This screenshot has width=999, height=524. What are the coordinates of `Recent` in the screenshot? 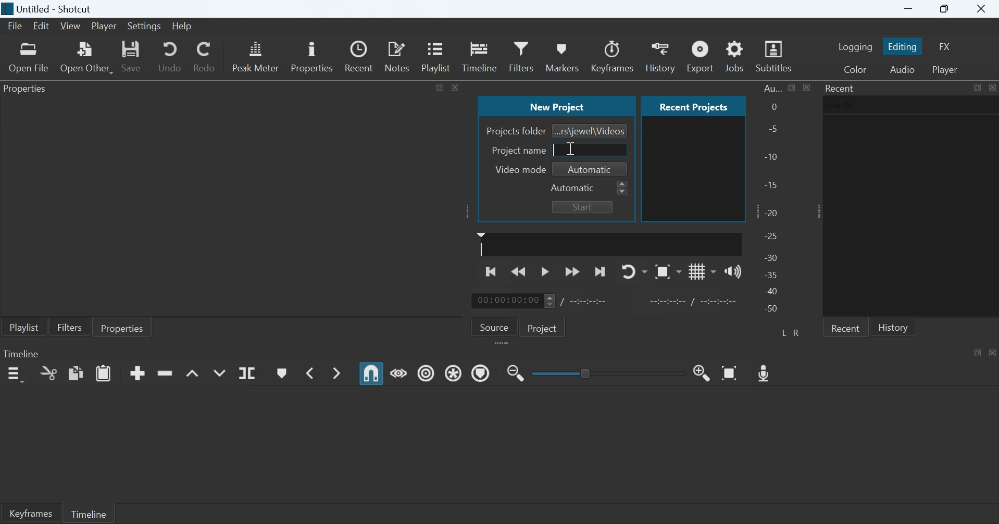 It's located at (360, 56).